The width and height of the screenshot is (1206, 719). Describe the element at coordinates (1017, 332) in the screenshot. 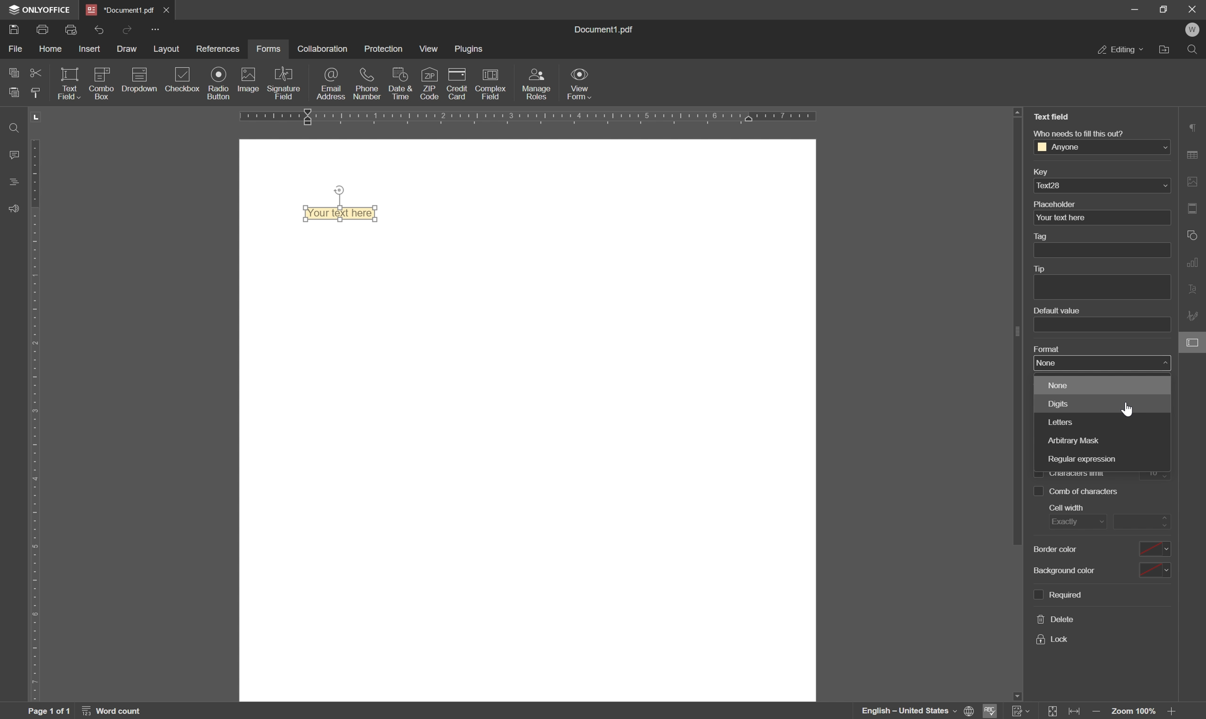

I see `scroll bar` at that location.